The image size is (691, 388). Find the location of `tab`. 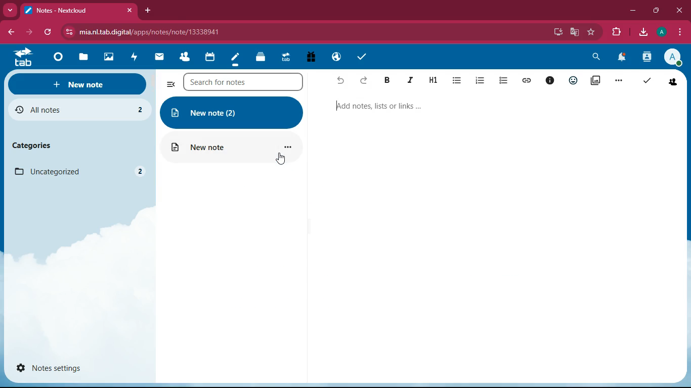

tab is located at coordinates (22, 58).